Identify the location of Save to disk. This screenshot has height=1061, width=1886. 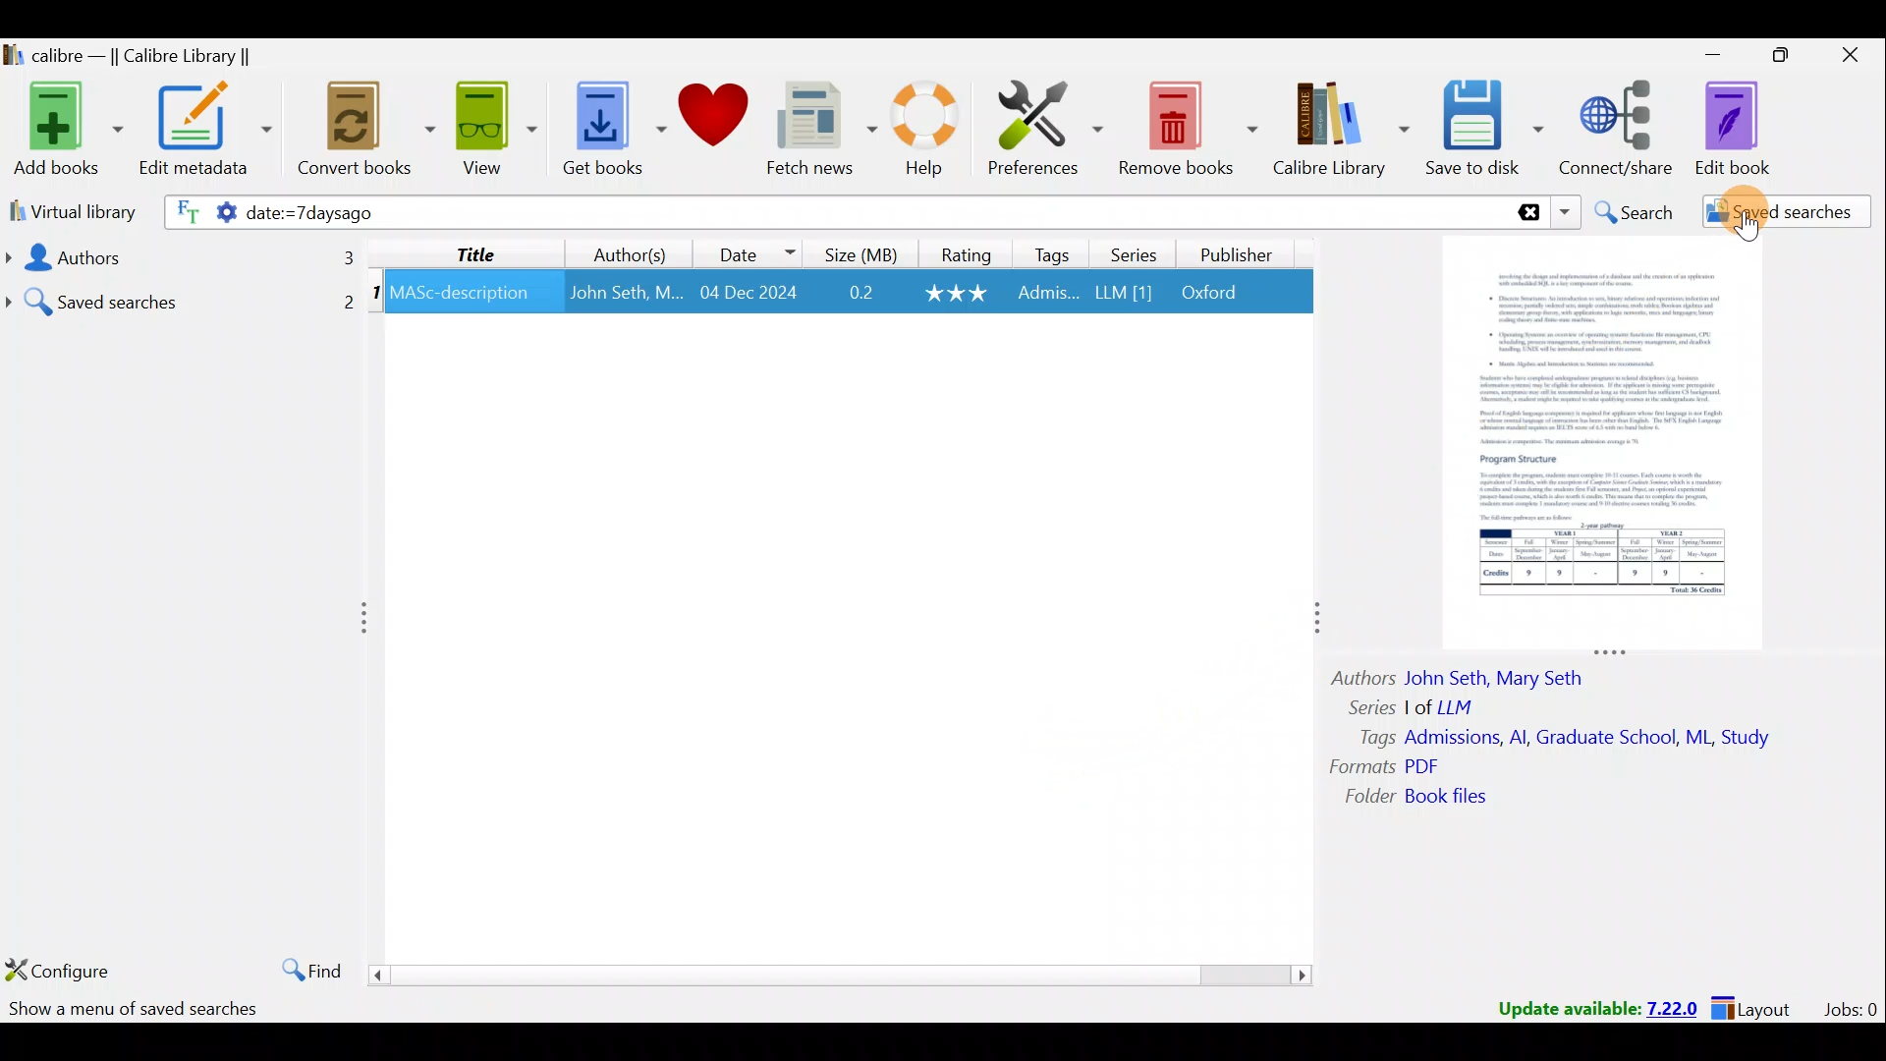
(1487, 131).